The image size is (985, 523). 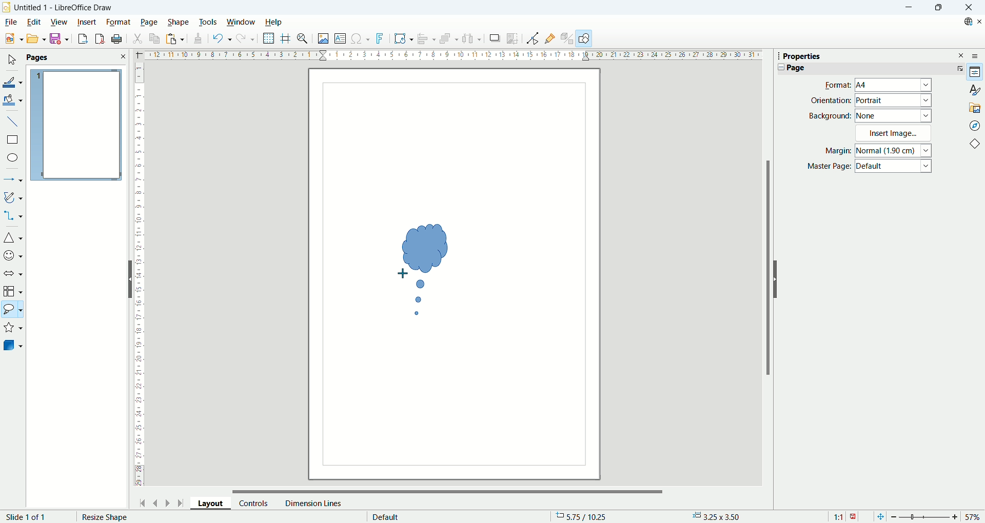 I want to click on copy, so click(x=155, y=38).